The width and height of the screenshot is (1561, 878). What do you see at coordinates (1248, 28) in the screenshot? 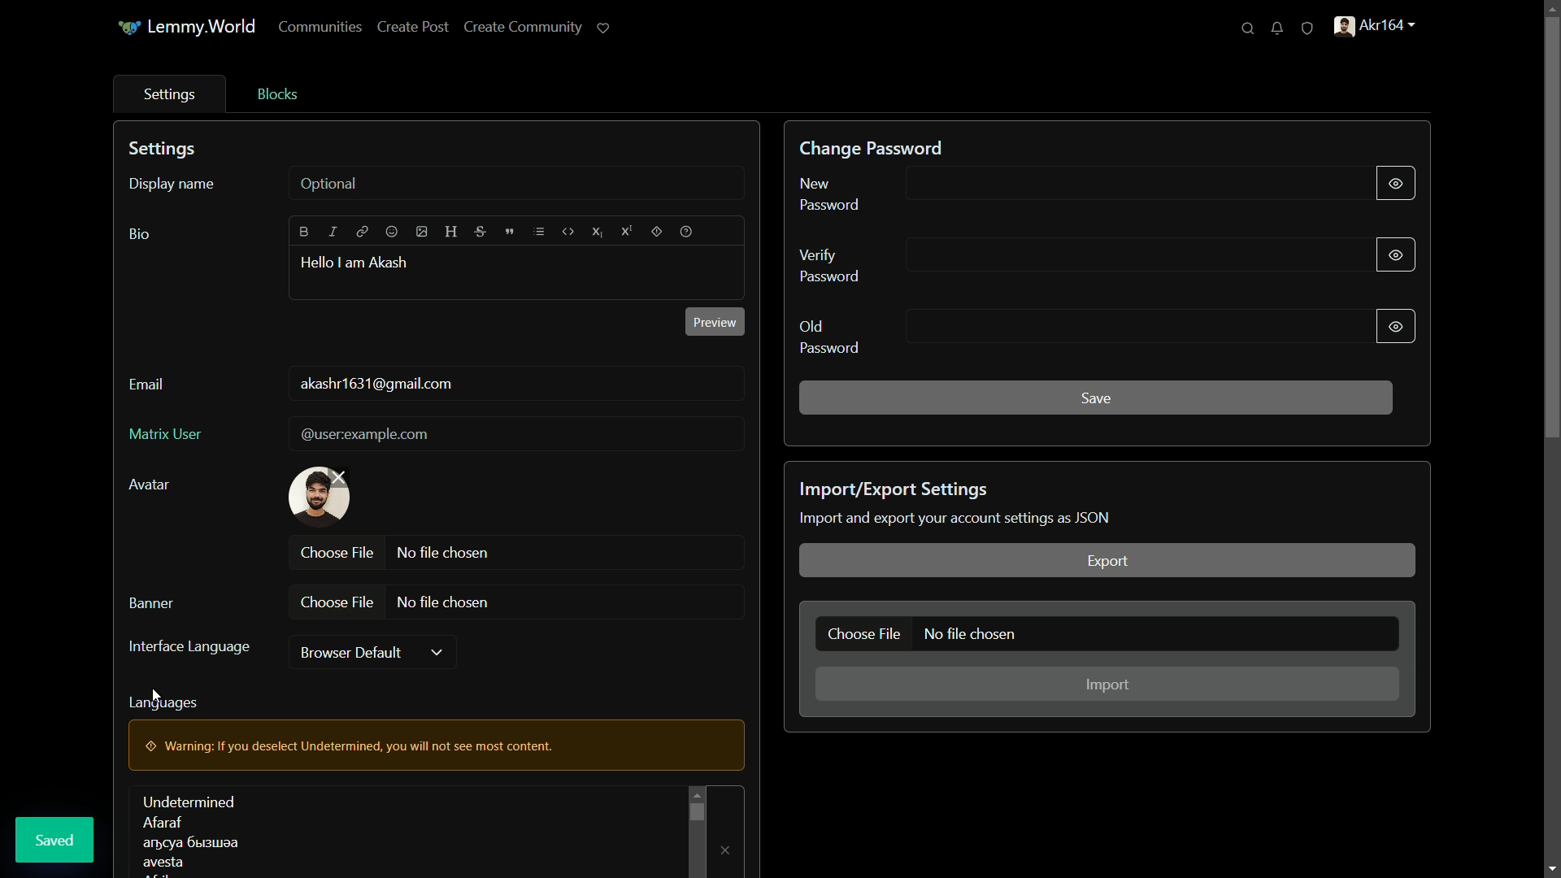
I see `search` at bounding box center [1248, 28].